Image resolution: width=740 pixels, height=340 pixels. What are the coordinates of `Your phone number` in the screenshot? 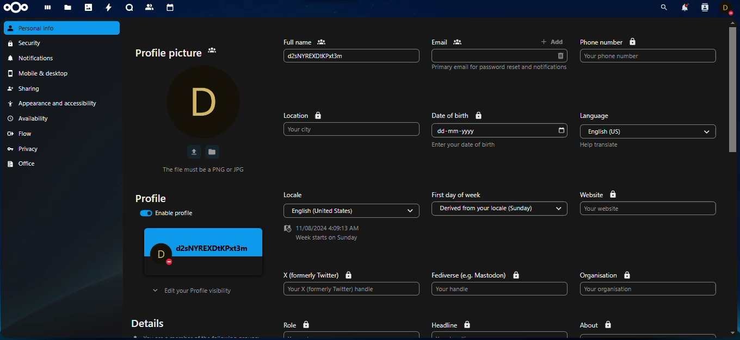 It's located at (647, 55).